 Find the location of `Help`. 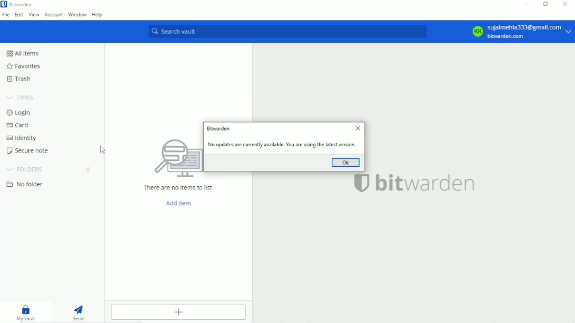

Help is located at coordinates (98, 15).